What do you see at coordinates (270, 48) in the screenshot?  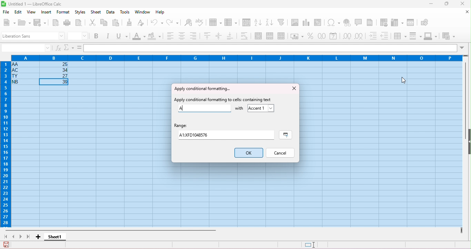 I see `formula bar` at bounding box center [270, 48].